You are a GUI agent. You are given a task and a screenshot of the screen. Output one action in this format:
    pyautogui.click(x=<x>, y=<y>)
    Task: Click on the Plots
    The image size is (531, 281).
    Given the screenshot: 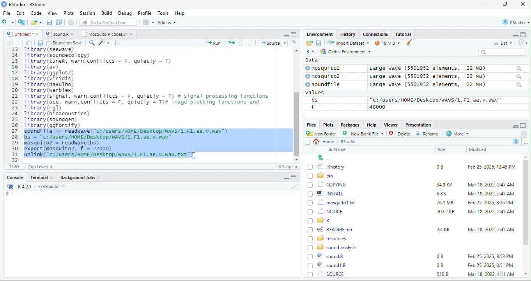 What is the action you would take?
    pyautogui.click(x=328, y=125)
    